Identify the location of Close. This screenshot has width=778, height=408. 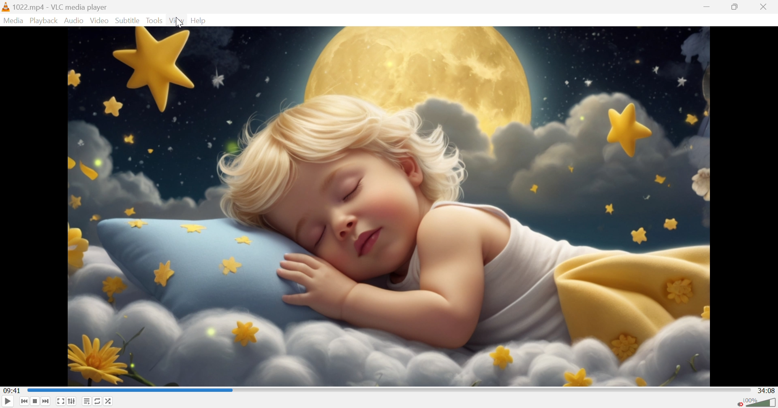
(767, 6).